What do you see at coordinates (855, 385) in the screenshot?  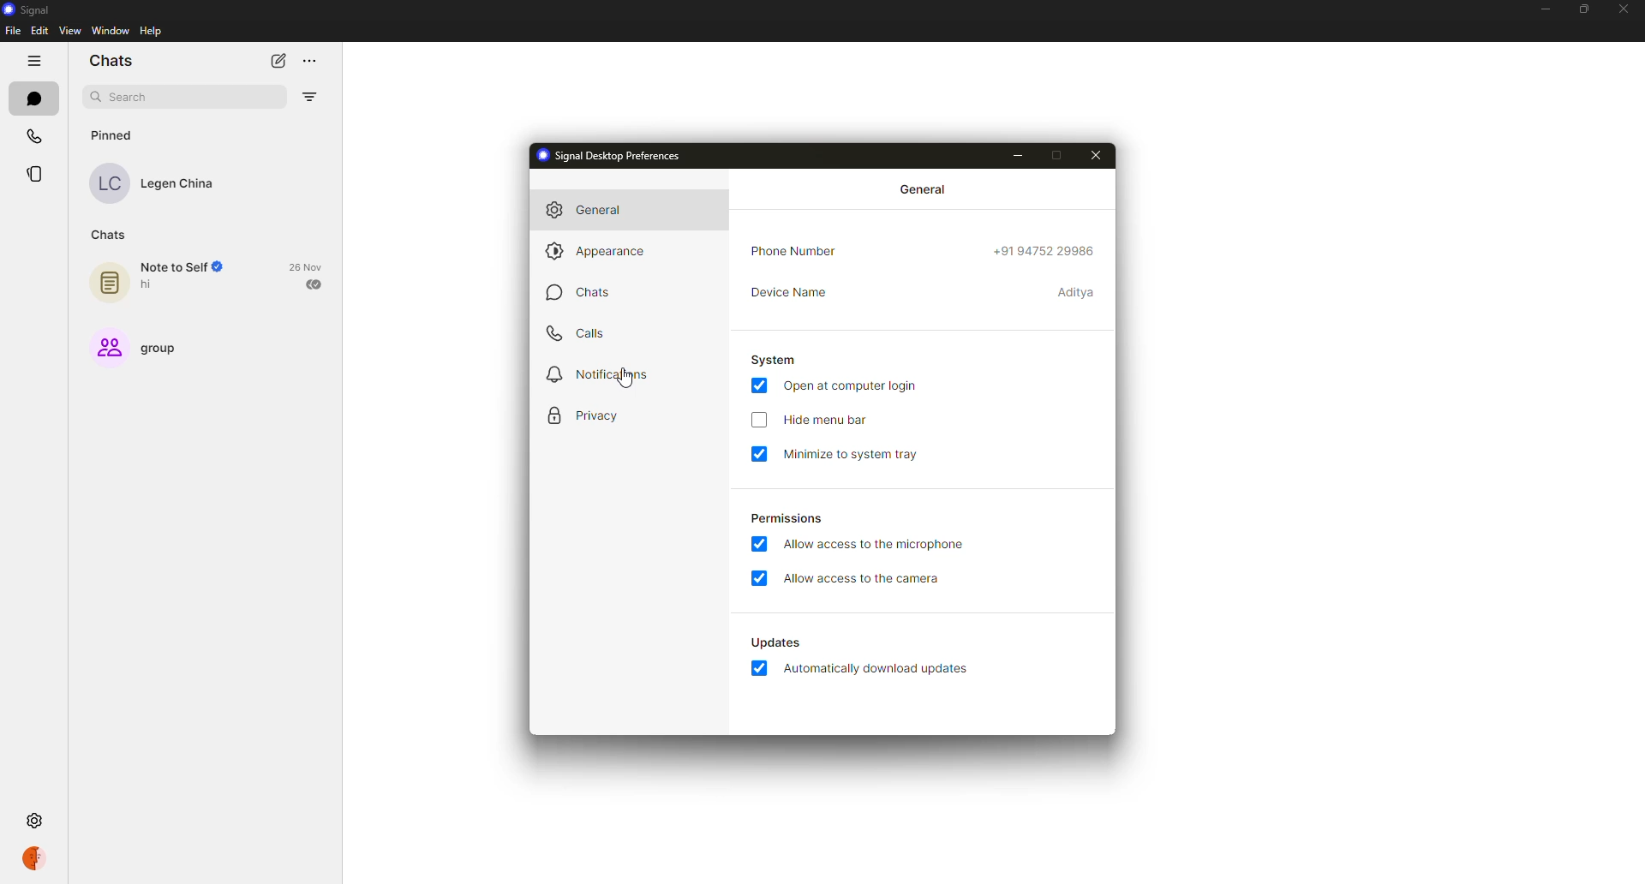 I see `open at login` at bounding box center [855, 385].